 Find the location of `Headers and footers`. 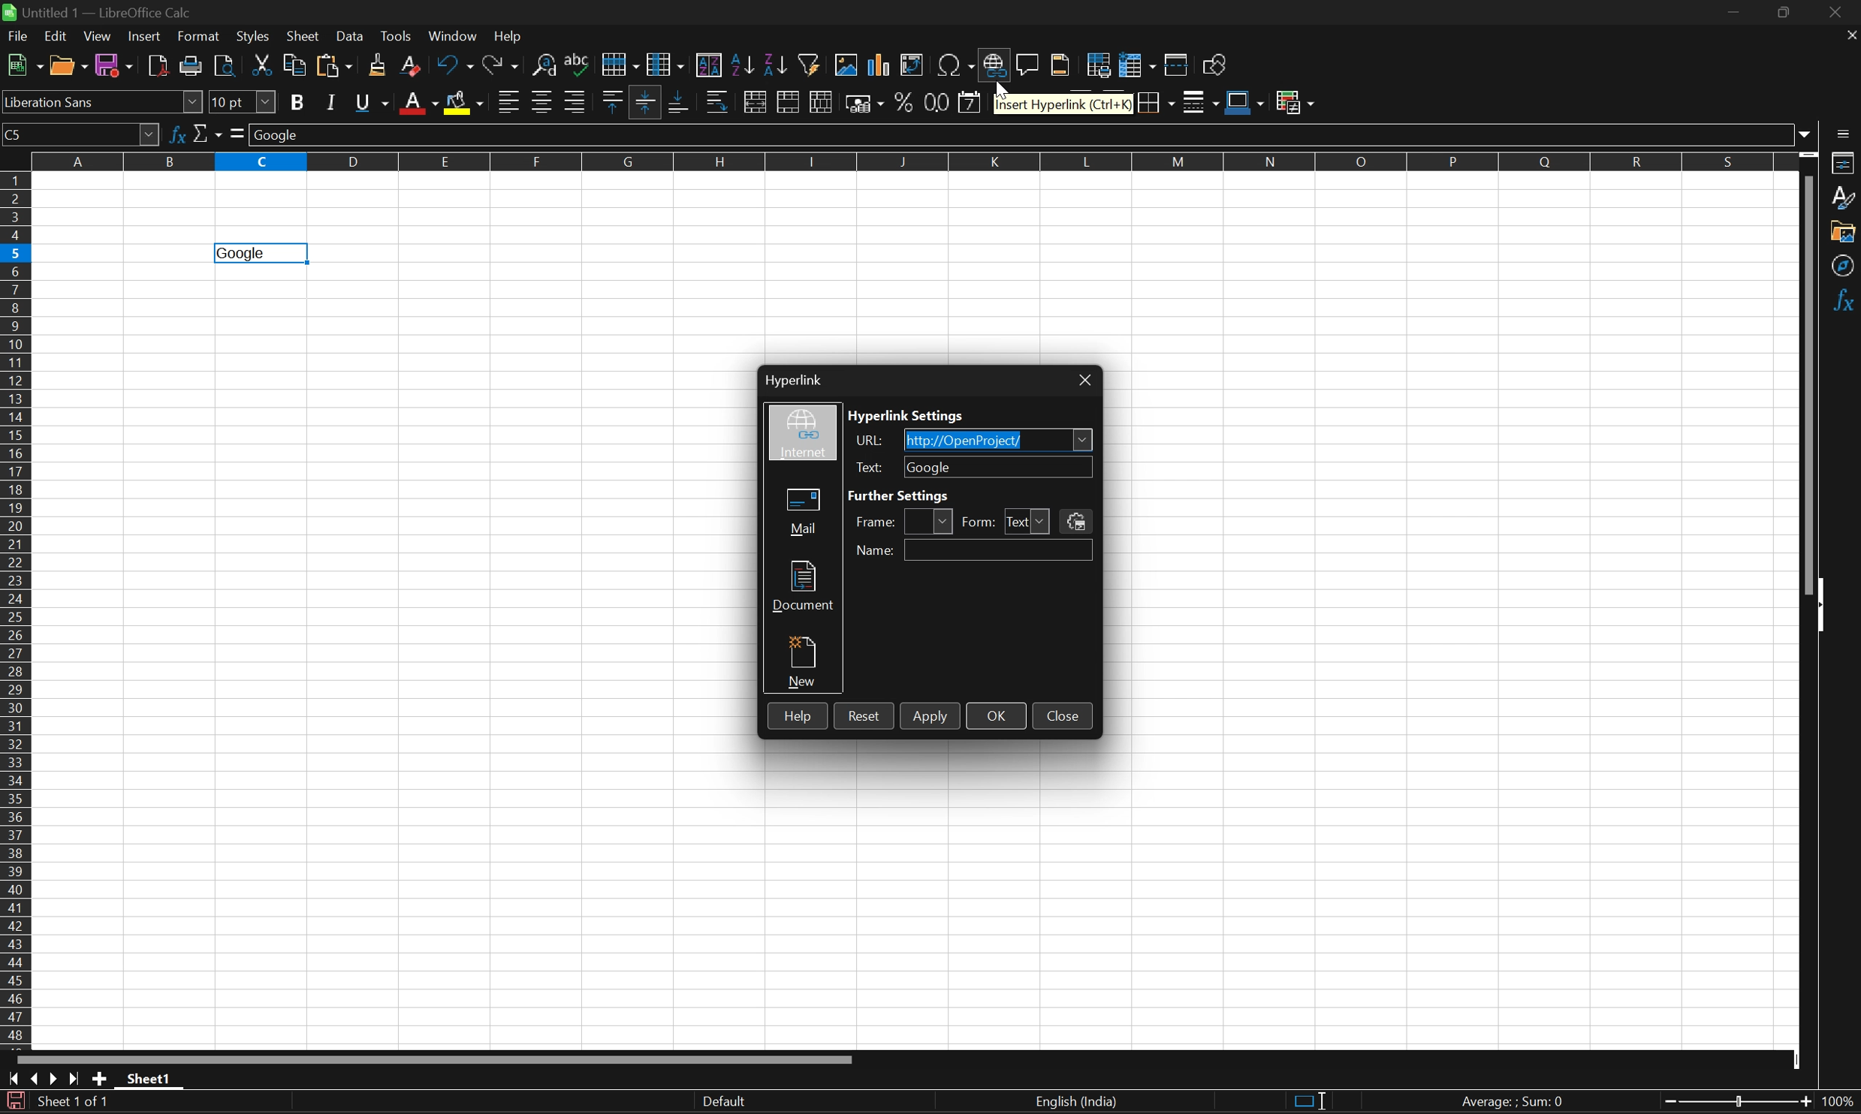

Headers and footers is located at coordinates (1061, 63).